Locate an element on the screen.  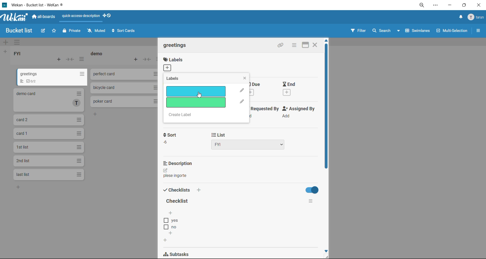
checklist actions is located at coordinates (309, 201).